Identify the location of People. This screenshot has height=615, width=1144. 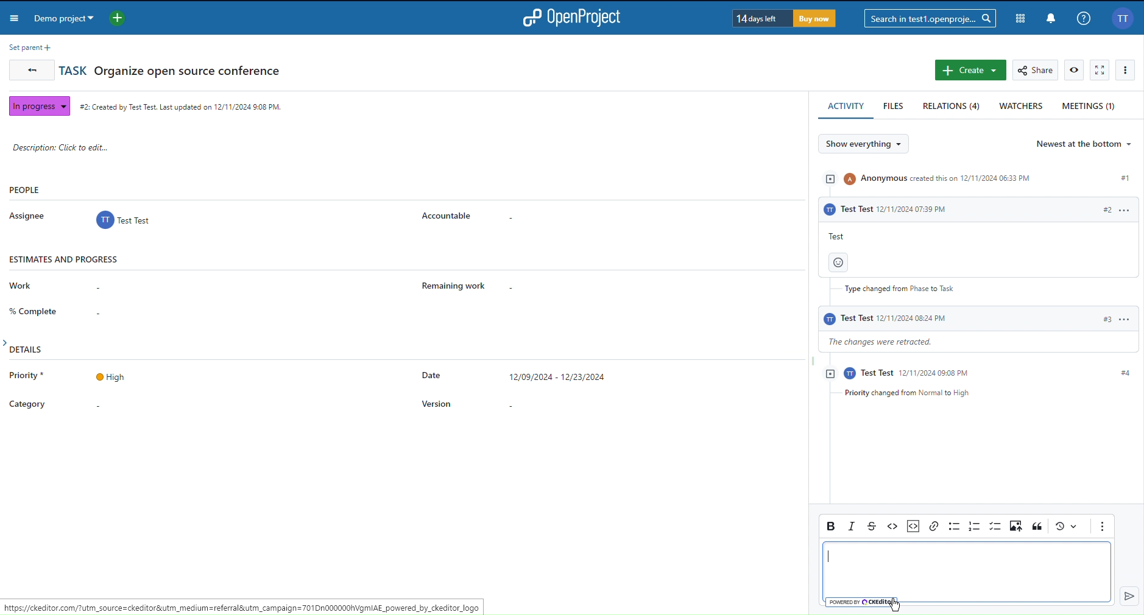
(252, 207).